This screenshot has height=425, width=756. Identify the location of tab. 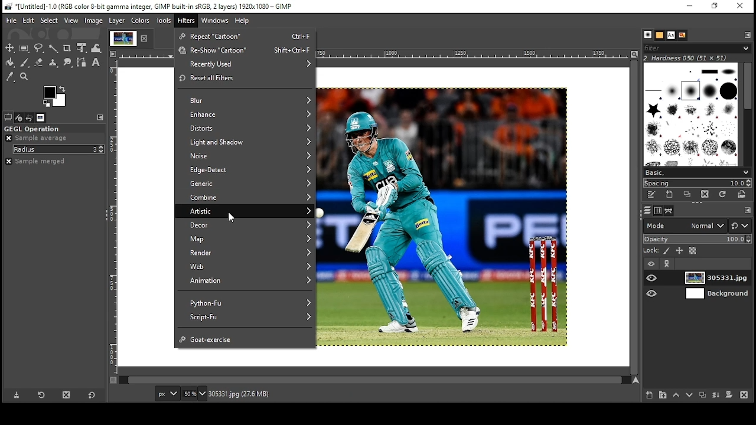
(122, 38).